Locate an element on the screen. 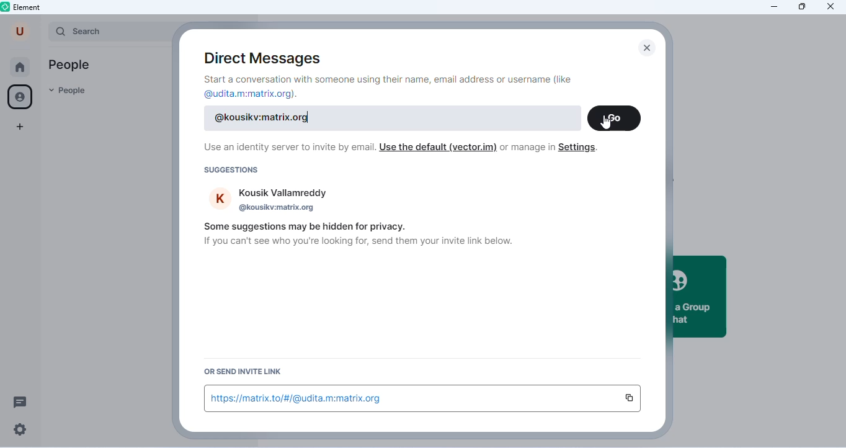 This screenshot has height=448, width=846. account is located at coordinates (20, 31).